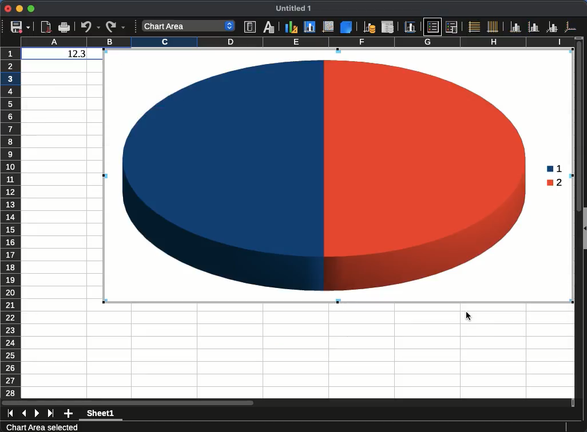 This screenshot has height=432, width=587. What do you see at coordinates (7, 8) in the screenshot?
I see `close` at bounding box center [7, 8].